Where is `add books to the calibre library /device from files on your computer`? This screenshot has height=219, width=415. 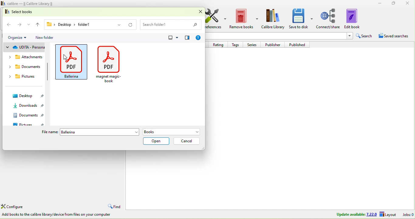
add books to the calibre library /device from files on your computer is located at coordinates (58, 214).